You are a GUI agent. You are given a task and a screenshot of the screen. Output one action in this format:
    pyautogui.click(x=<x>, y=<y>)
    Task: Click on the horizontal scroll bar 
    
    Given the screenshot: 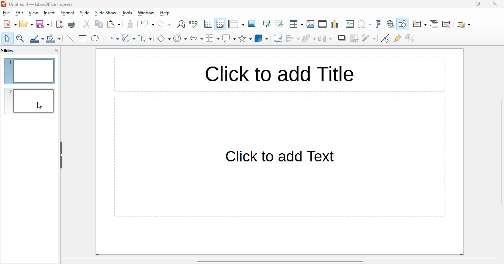 What is the action you would take?
    pyautogui.click(x=279, y=261)
    